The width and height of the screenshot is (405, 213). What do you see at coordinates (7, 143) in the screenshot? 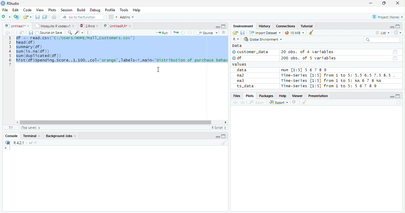
I see `R` at bounding box center [7, 143].